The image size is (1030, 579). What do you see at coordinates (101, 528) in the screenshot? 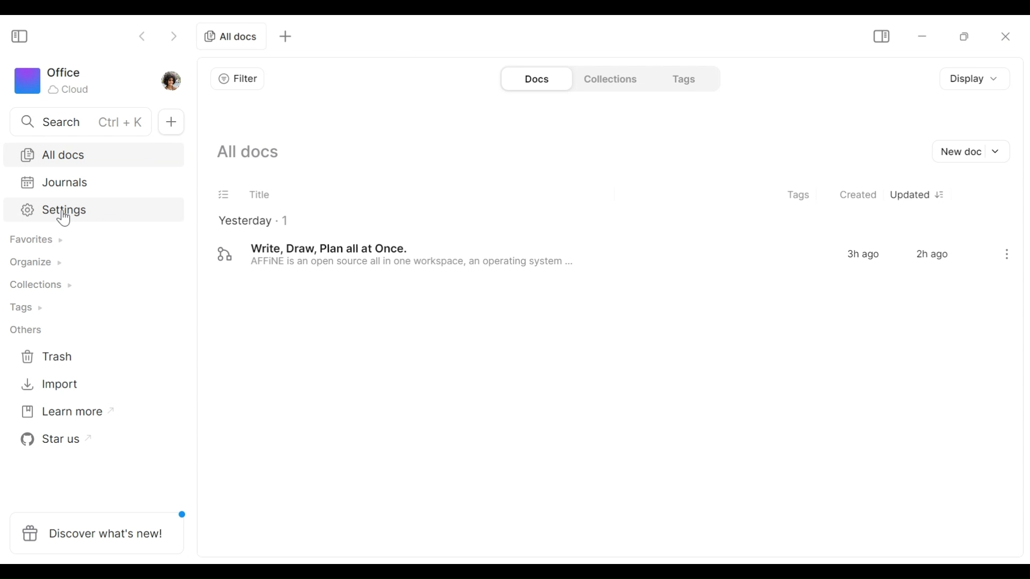
I see `Discover what's new` at bounding box center [101, 528].